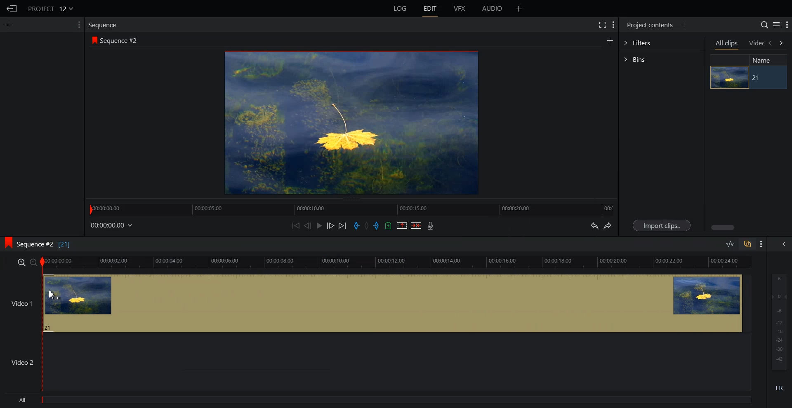 This screenshot has width=792, height=408. Describe the element at coordinates (756, 43) in the screenshot. I see `Video` at that location.